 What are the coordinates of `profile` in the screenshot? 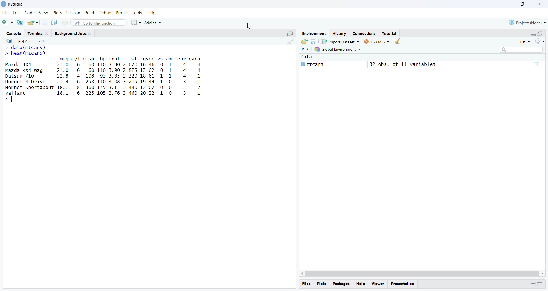 It's located at (122, 13).